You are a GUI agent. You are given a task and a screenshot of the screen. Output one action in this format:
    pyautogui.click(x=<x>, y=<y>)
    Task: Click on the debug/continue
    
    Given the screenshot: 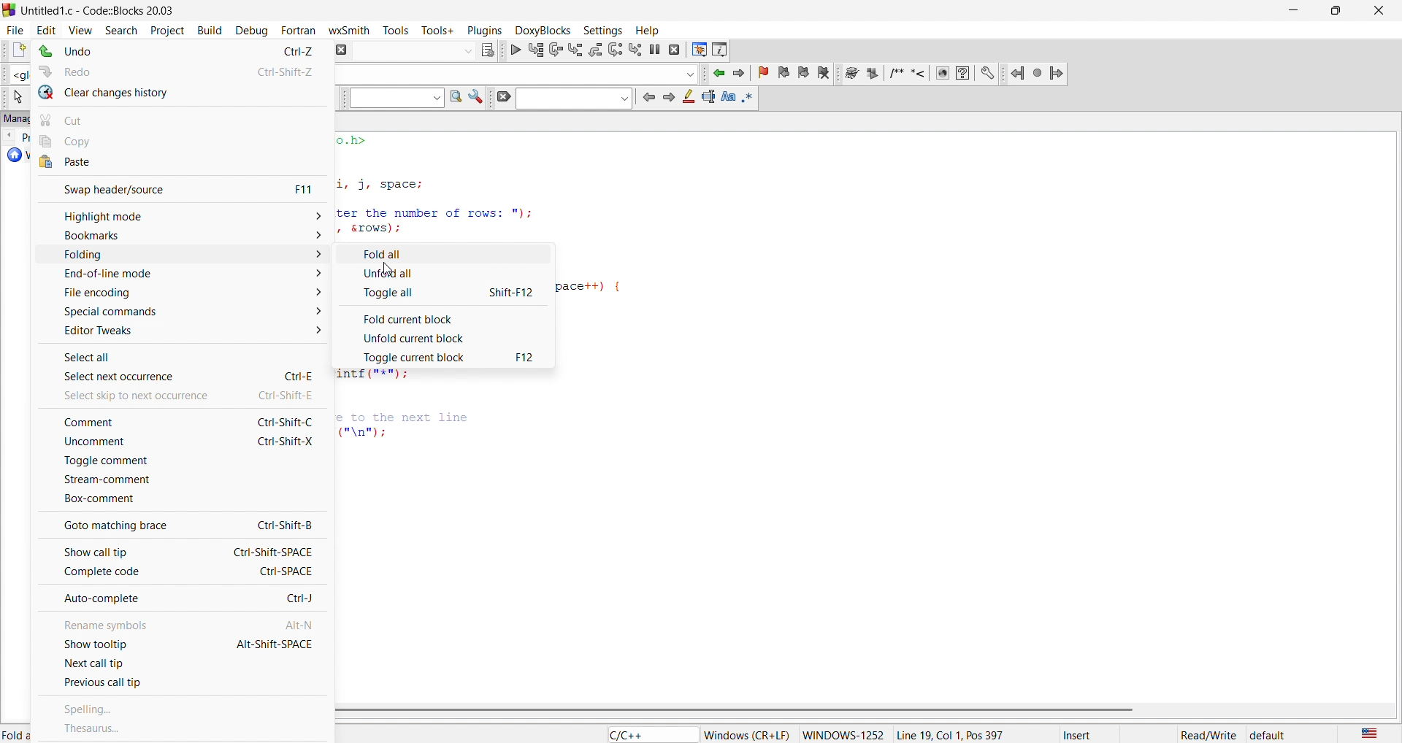 What is the action you would take?
    pyautogui.click(x=514, y=50)
    